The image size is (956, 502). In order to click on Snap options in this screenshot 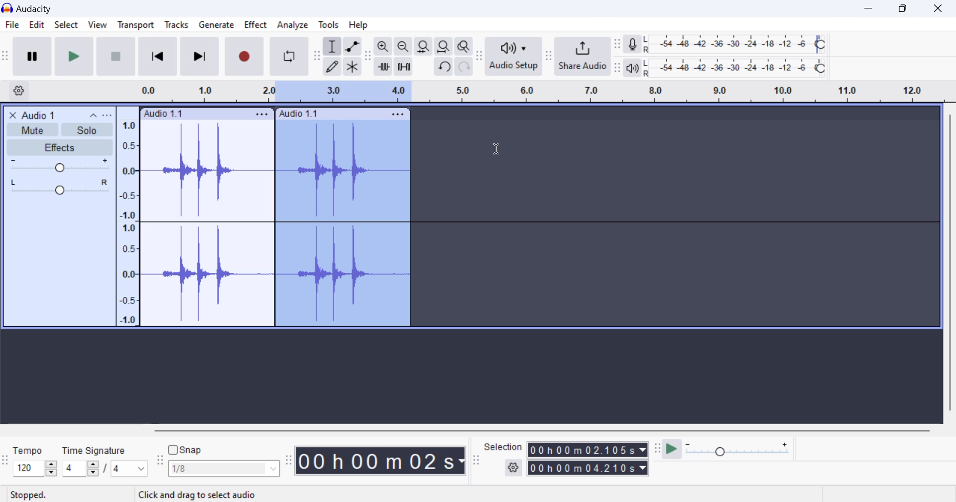, I will do `click(225, 471)`.